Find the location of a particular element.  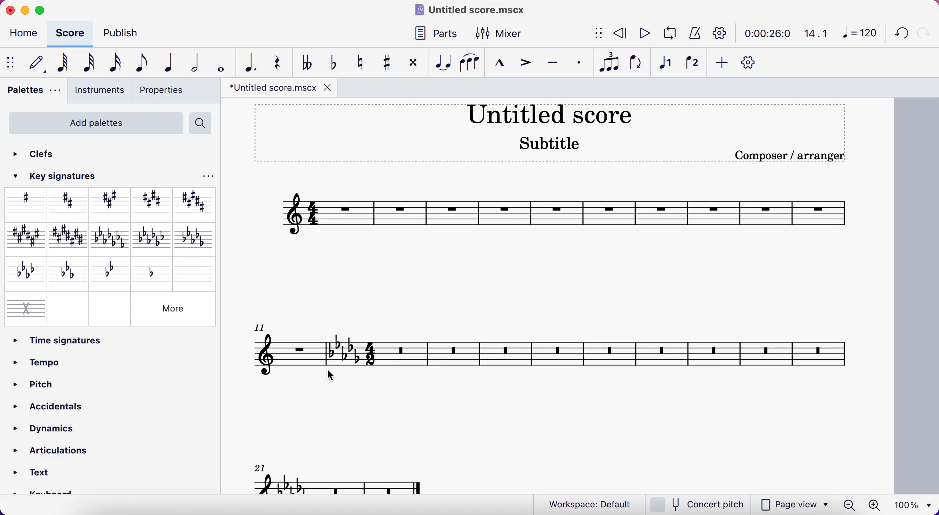

undo is located at coordinates (899, 34).